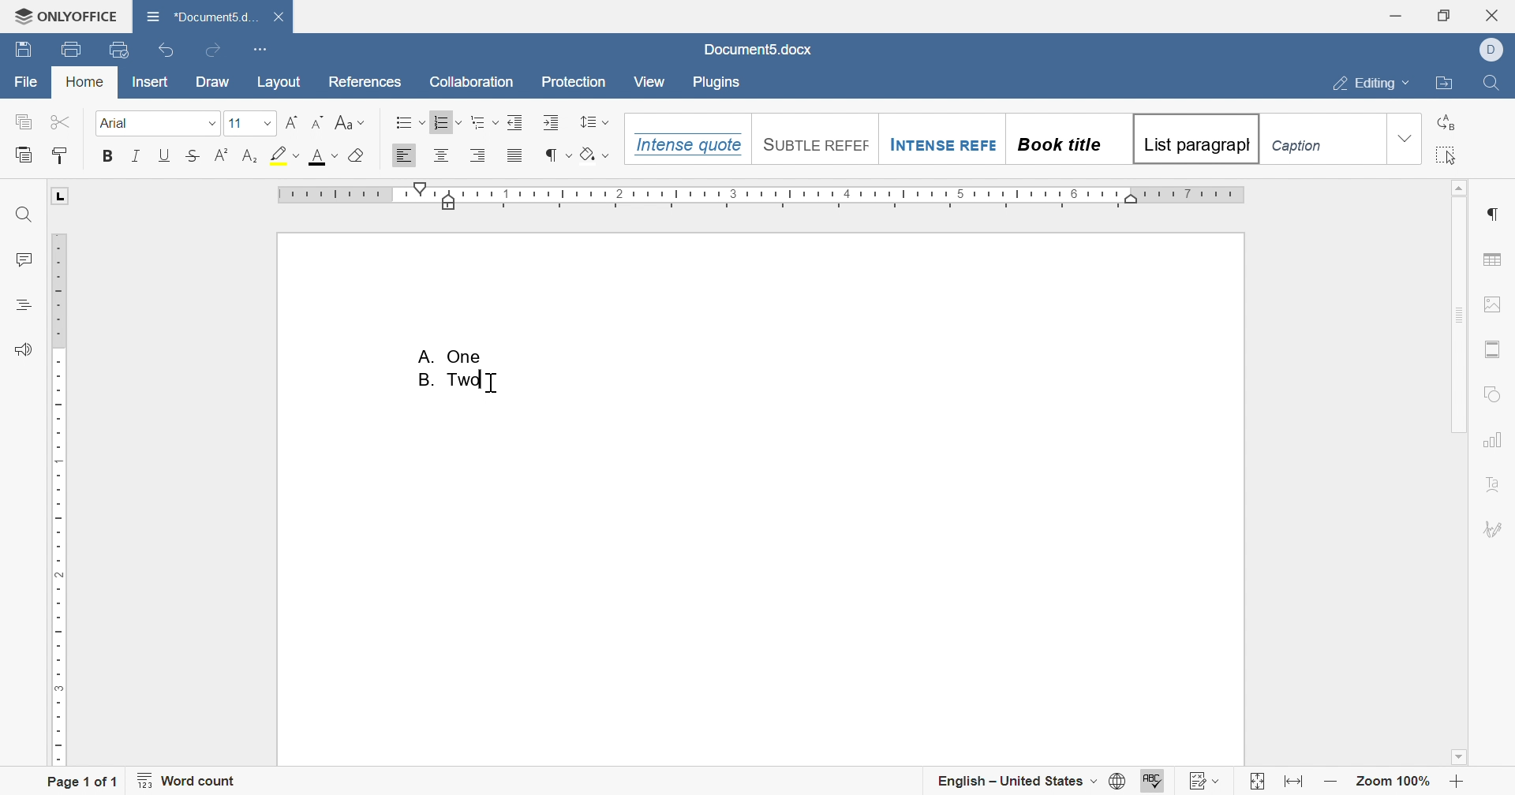 The width and height of the screenshot is (1515, 795). I want to click on Numbering, so click(448, 121).